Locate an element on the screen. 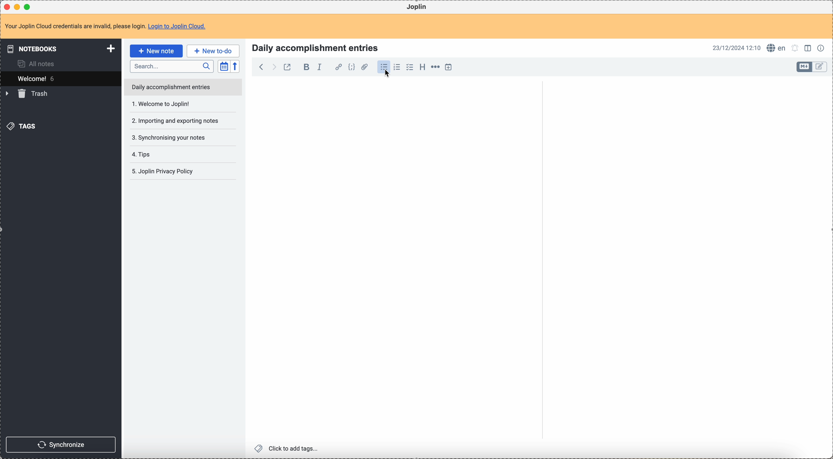  note is located at coordinates (105, 26).